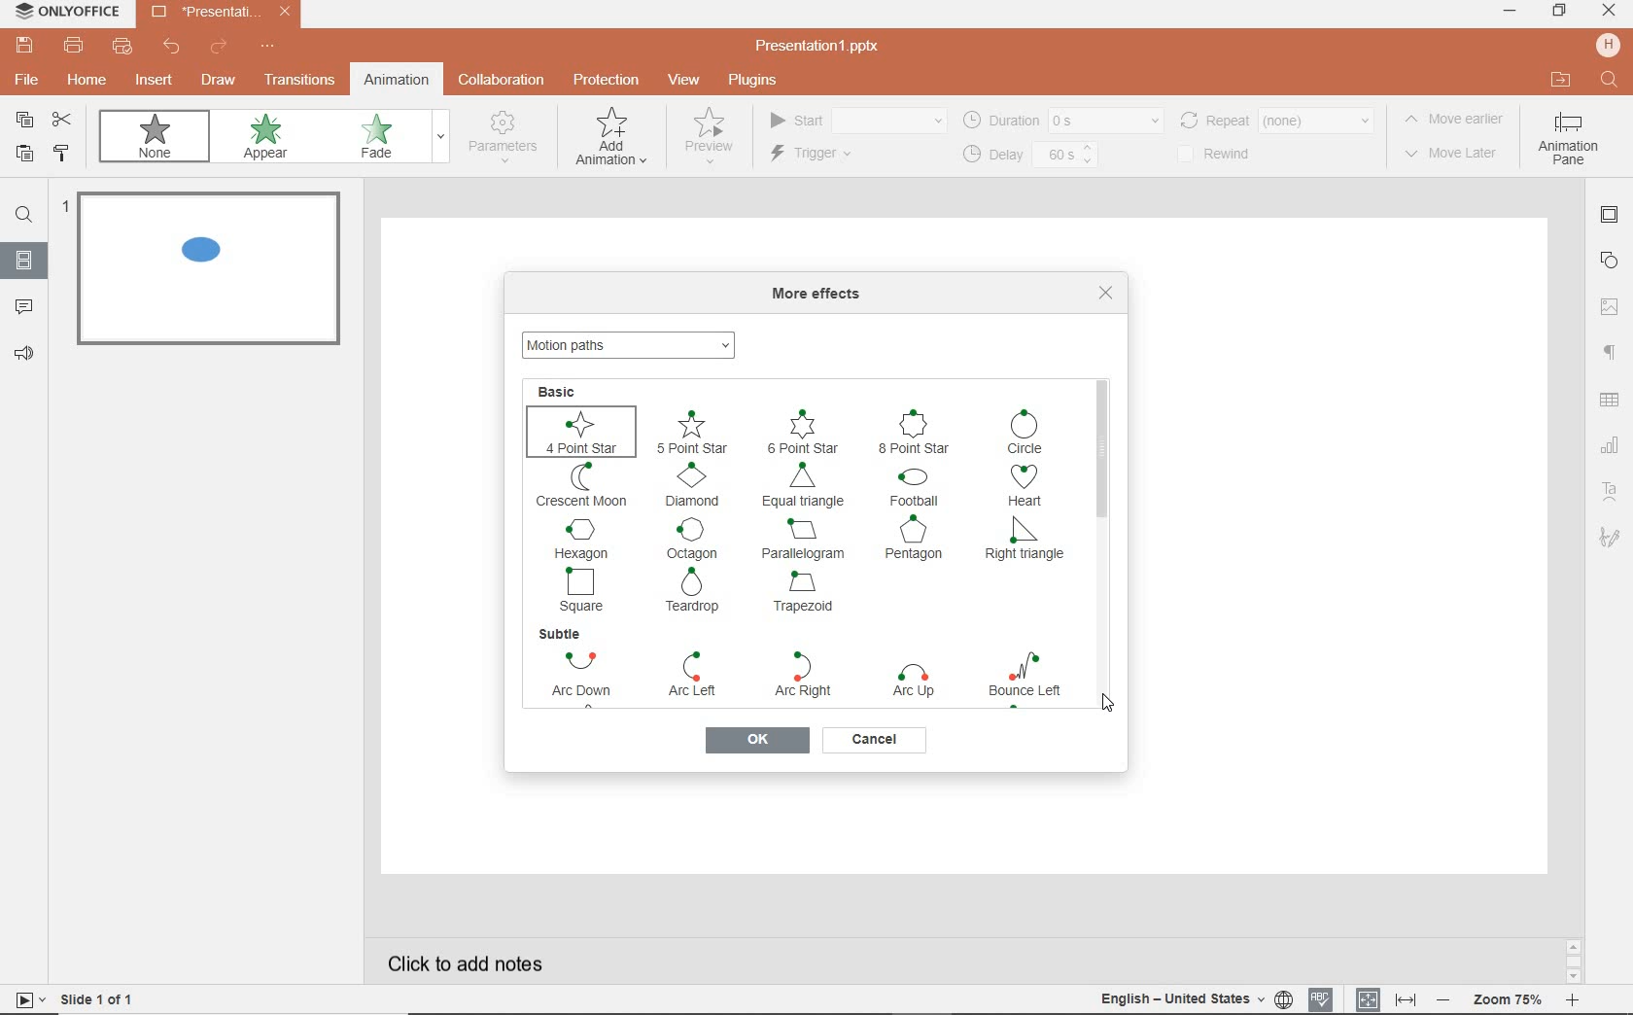 The image size is (1633, 1015). What do you see at coordinates (159, 140) in the screenshot?
I see `none` at bounding box center [159, 140].